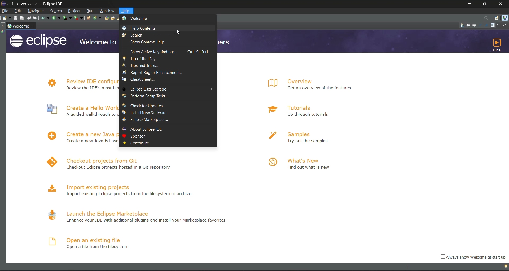 The width and height of the screenshot is (509, 271). I want to click on restore, so click(3, 26).